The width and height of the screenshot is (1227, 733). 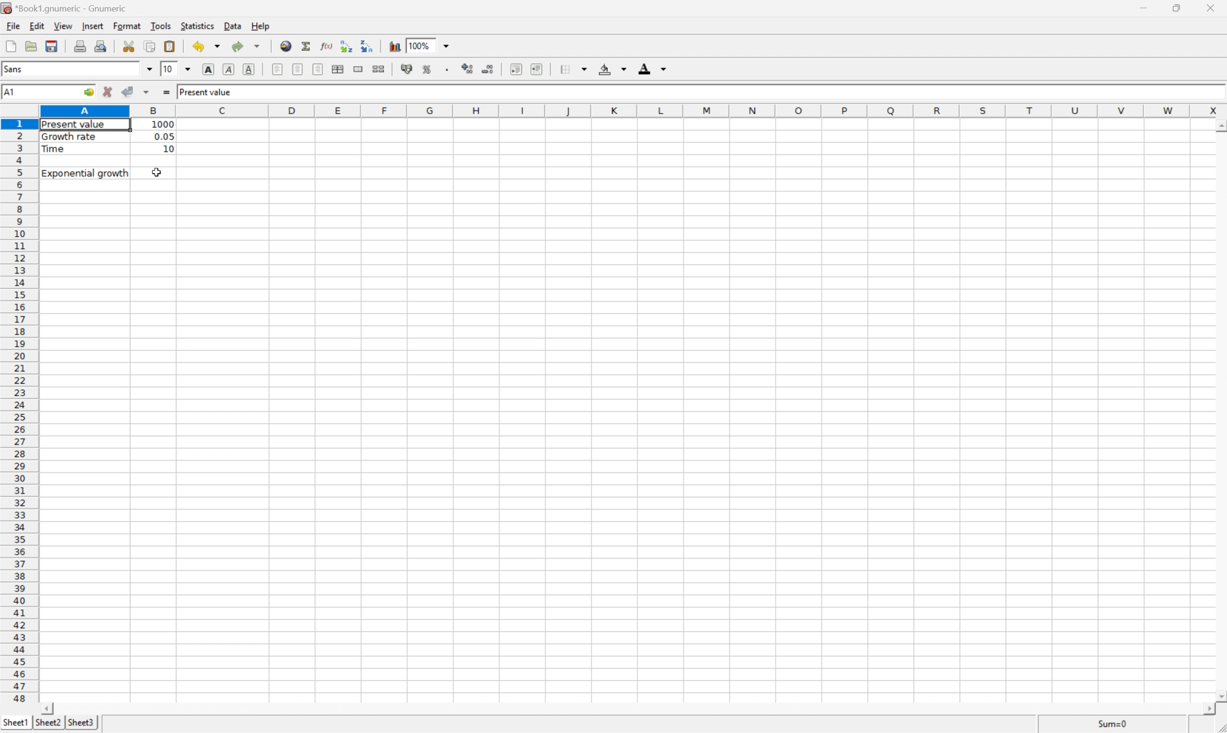 What do you see at coordinates (126, 26) in the screenshot?
I see `Format` at bounding box center [126, 26].